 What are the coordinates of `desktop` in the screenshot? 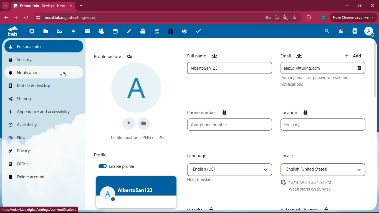 It's located at (275, 18).